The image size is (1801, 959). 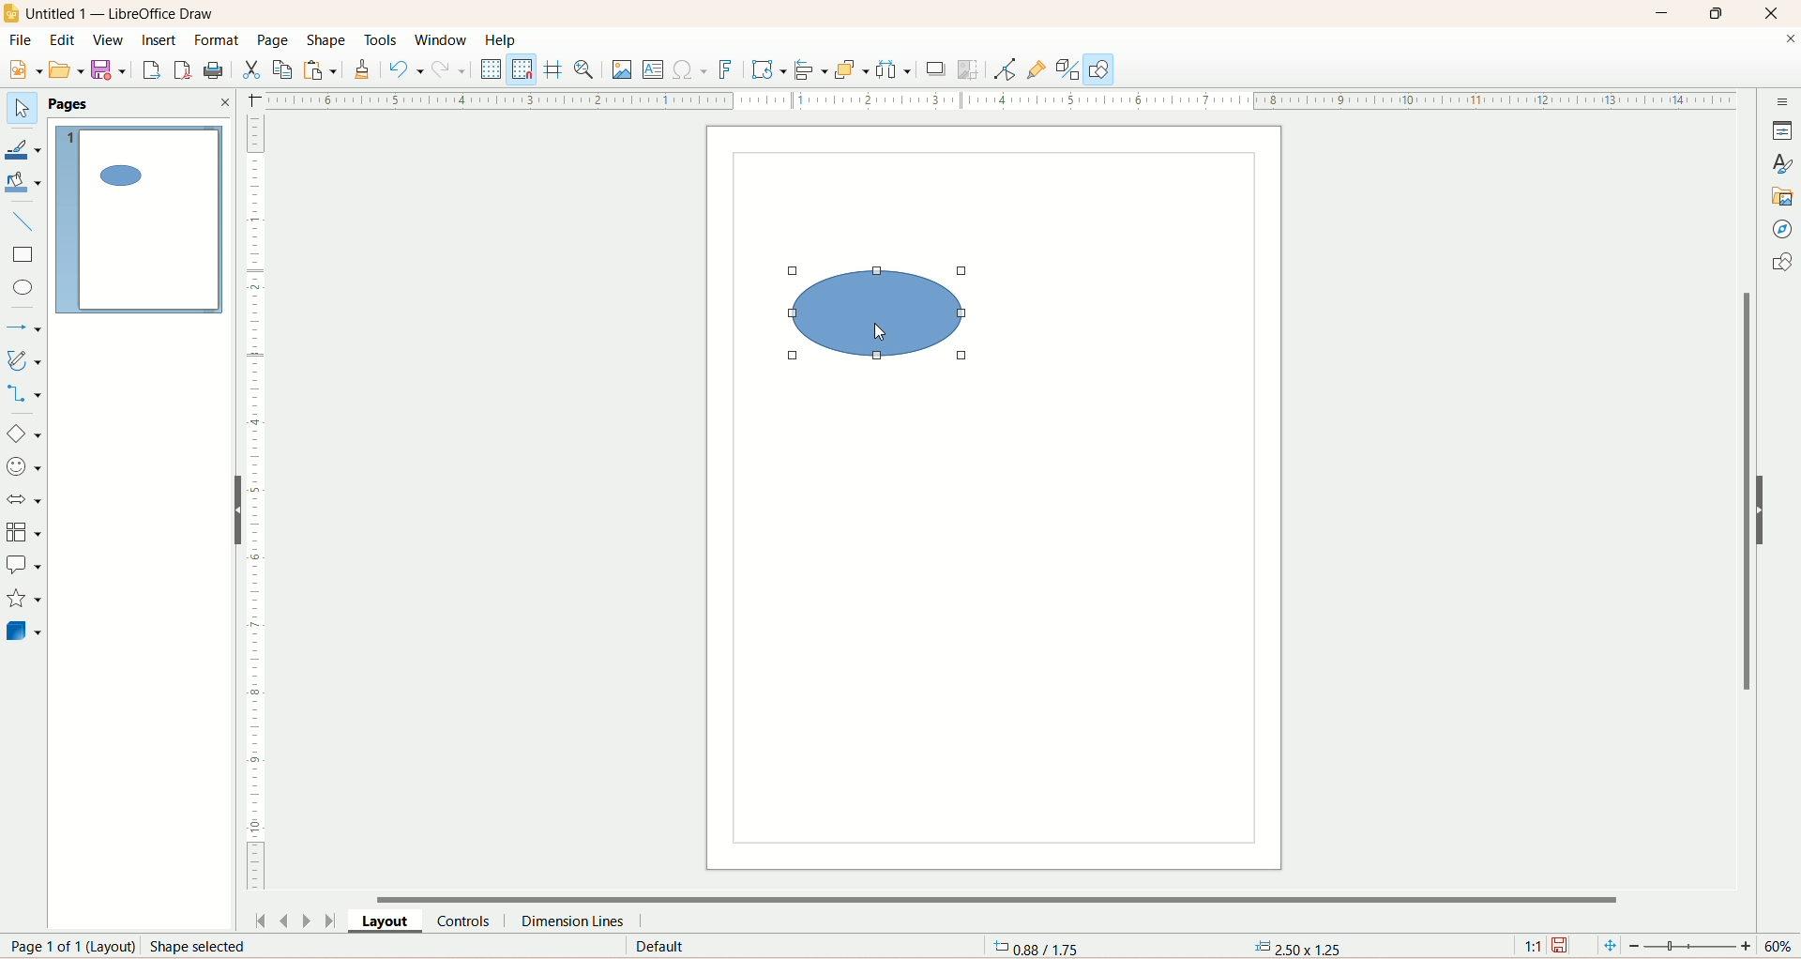 I want to click on select atleast three objects to distribute, so click(x=896, y=69).